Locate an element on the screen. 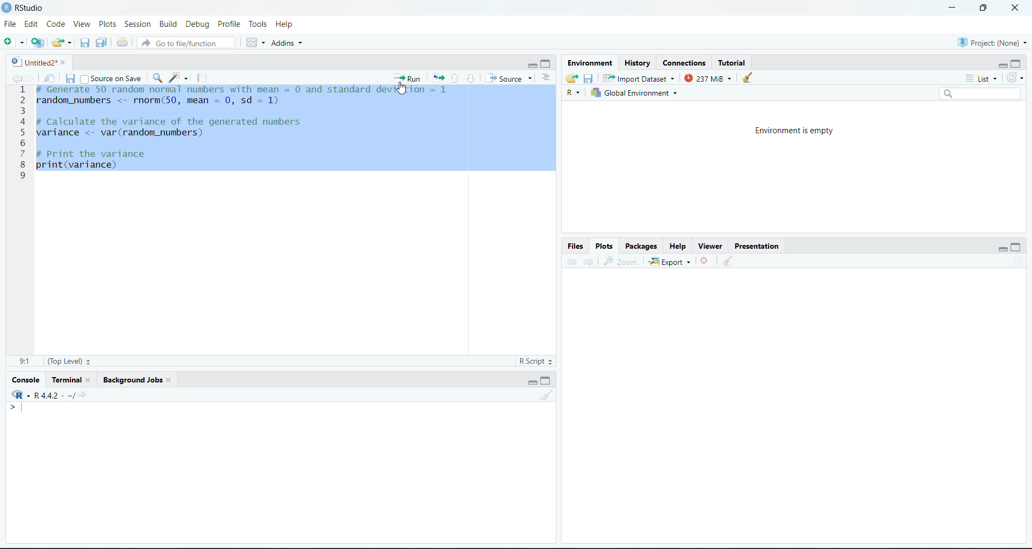  search file is located at coordinates (185, 43).